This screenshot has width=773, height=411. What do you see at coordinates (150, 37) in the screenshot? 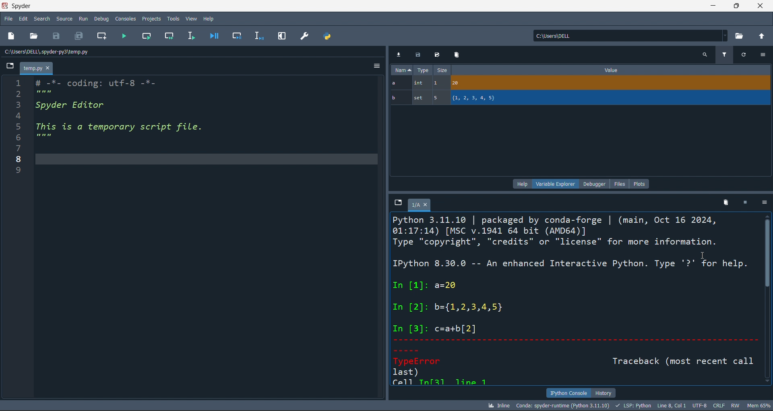
I see `run cell` at bounding box center [150, 37].